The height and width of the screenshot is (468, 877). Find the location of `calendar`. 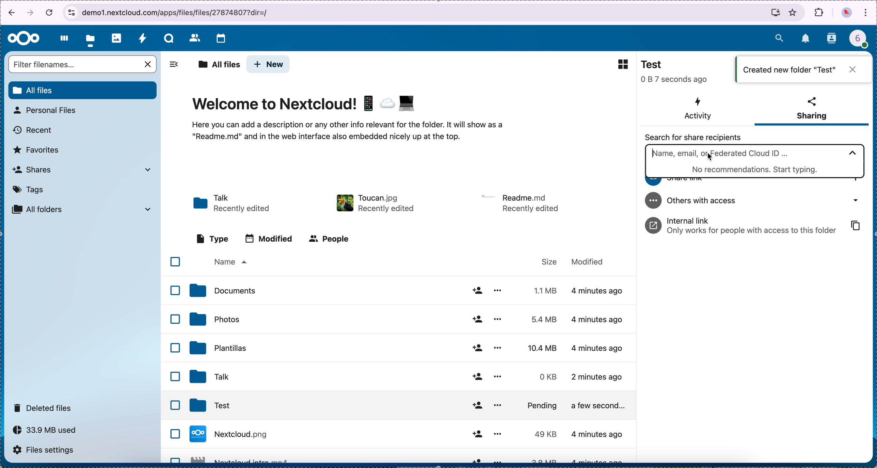

calendar is located at coordinates (221, 39).